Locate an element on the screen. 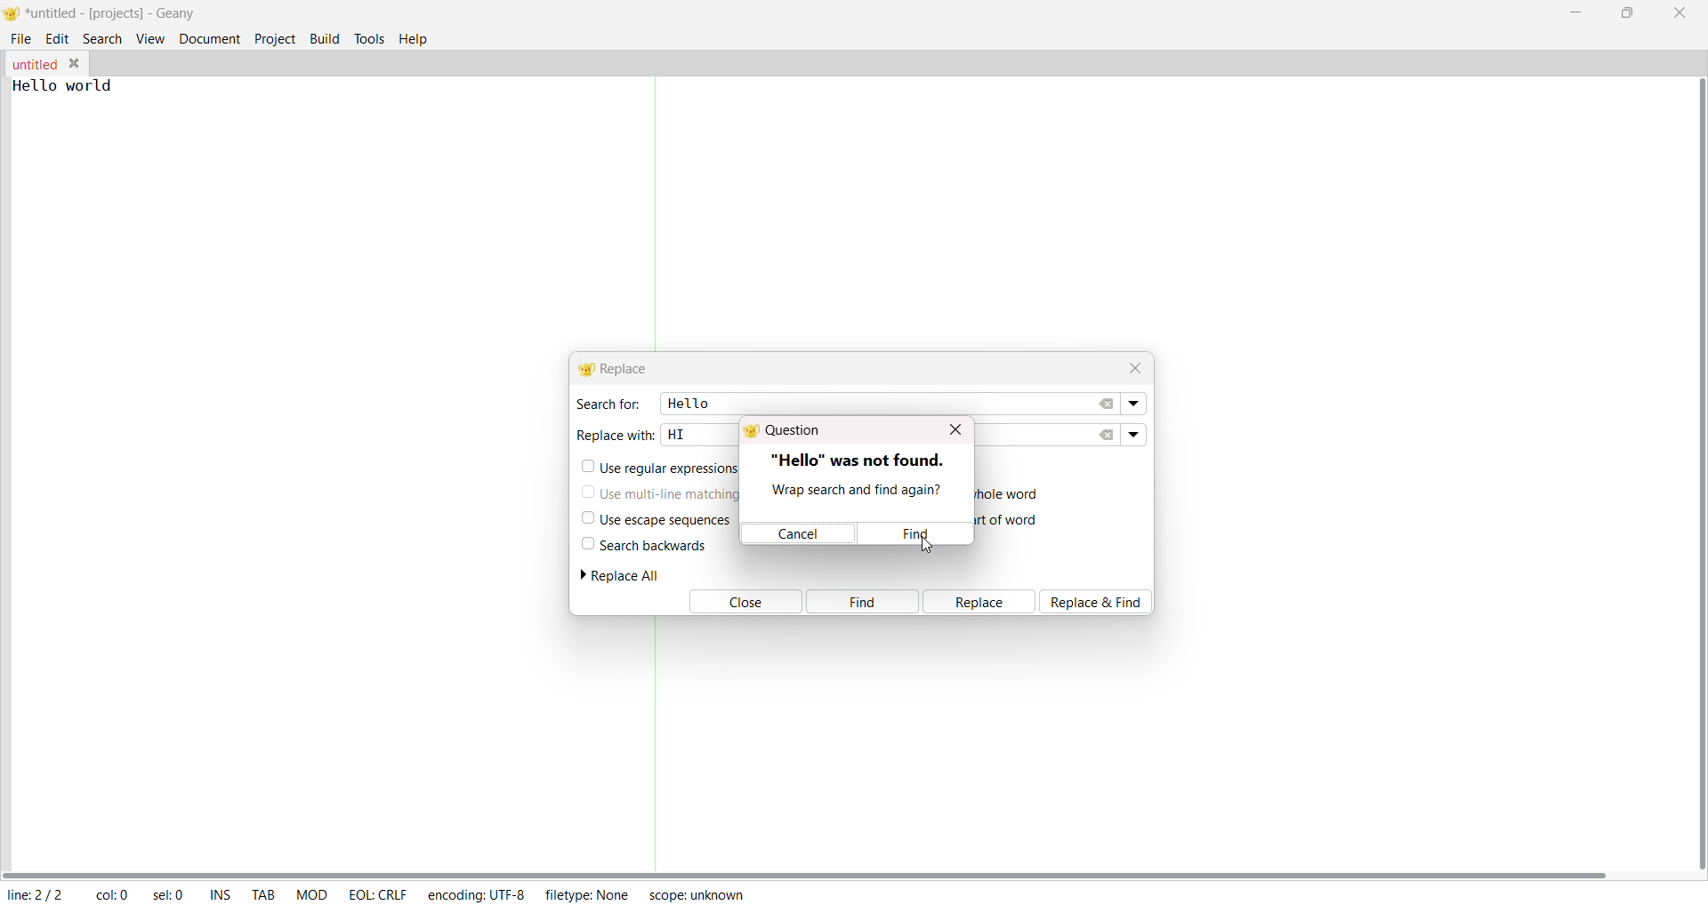  replace all is located at coordinates (627, 575).